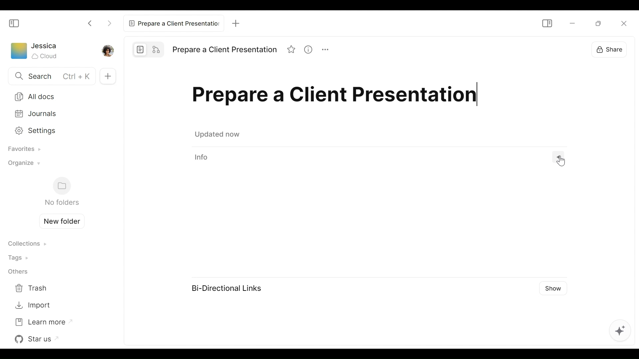  I want to click on Username, so click(45, 46).